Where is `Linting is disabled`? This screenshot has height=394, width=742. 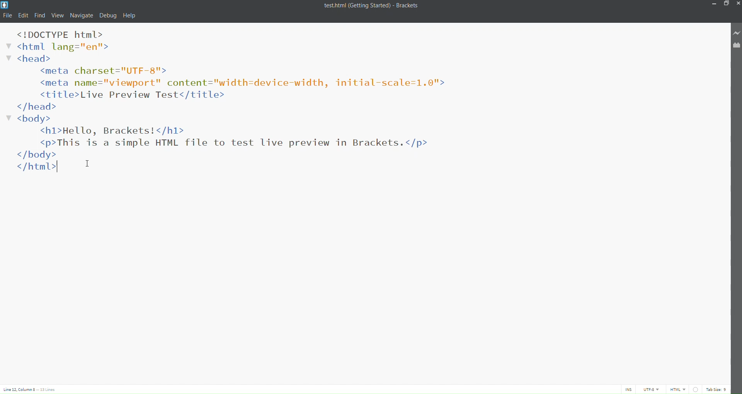 Linting is disabled is located at coordinates (695, 389).